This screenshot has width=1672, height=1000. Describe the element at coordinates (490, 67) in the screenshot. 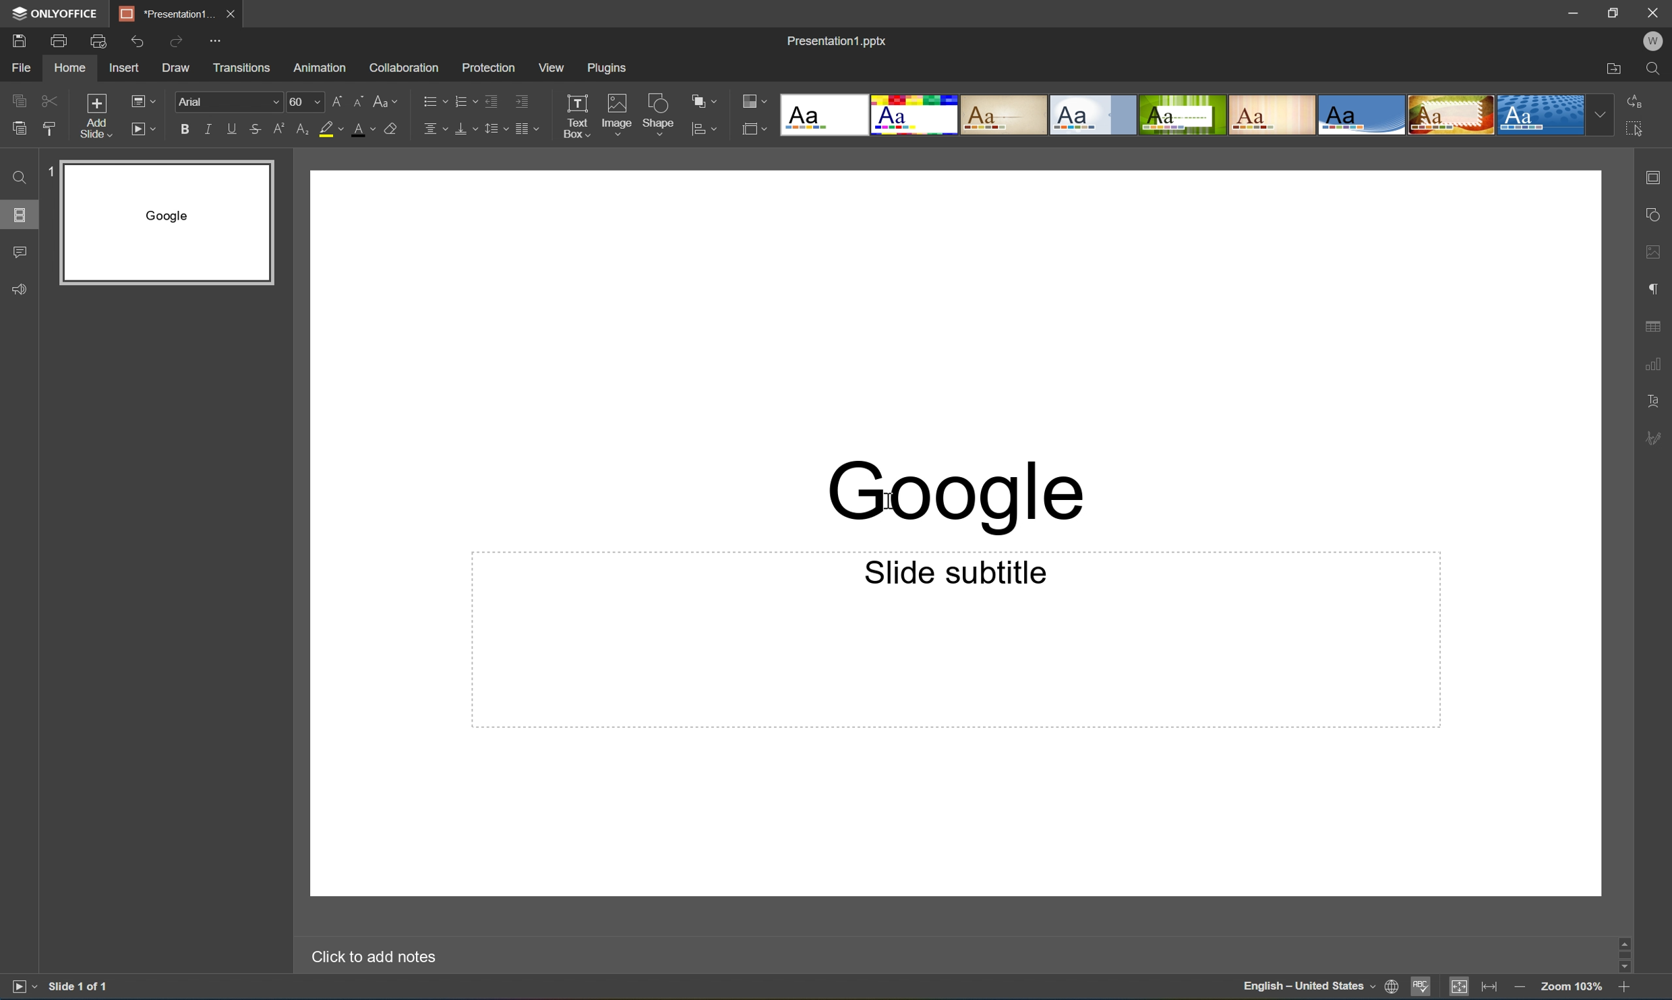

I see `Protection` at that location.